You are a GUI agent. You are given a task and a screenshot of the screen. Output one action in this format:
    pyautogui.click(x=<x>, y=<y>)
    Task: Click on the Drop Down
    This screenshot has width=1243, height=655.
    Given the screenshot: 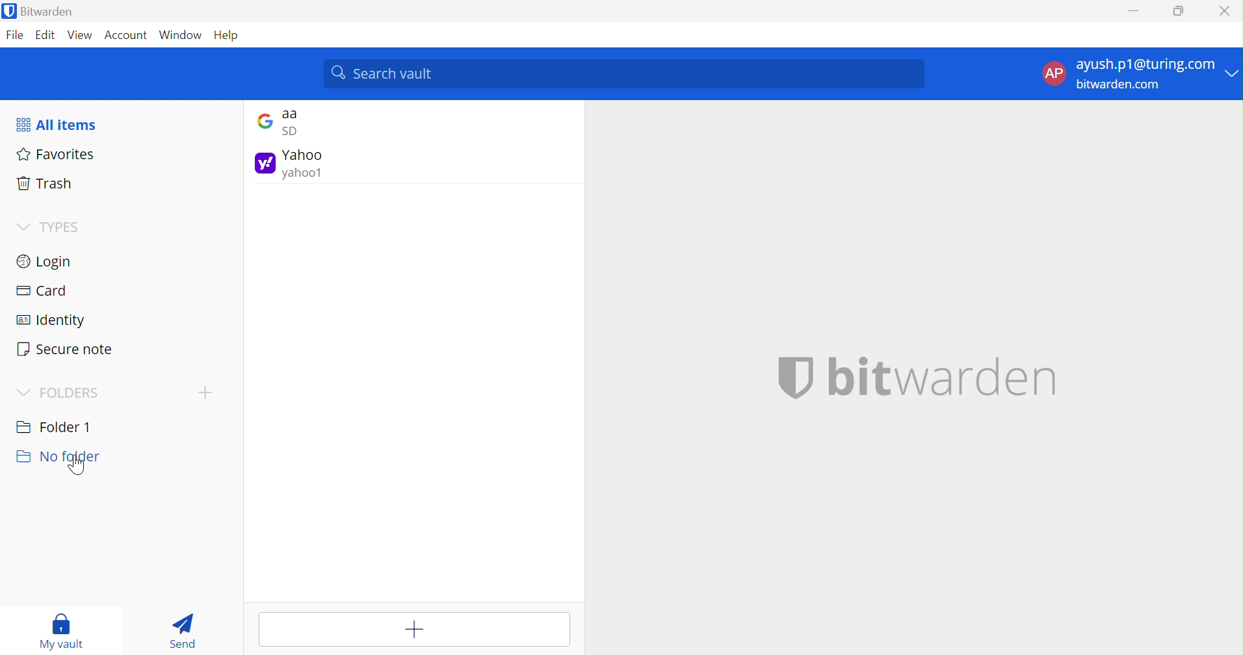 What is the action you would take?
    pyautogui.click(x=22, y=227)
    